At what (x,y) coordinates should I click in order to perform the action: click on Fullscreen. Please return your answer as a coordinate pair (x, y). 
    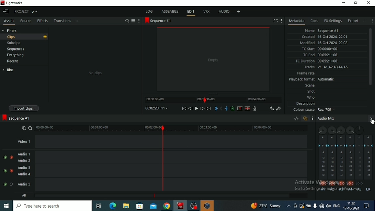
    Looking at the image, I should click on (275, 21).